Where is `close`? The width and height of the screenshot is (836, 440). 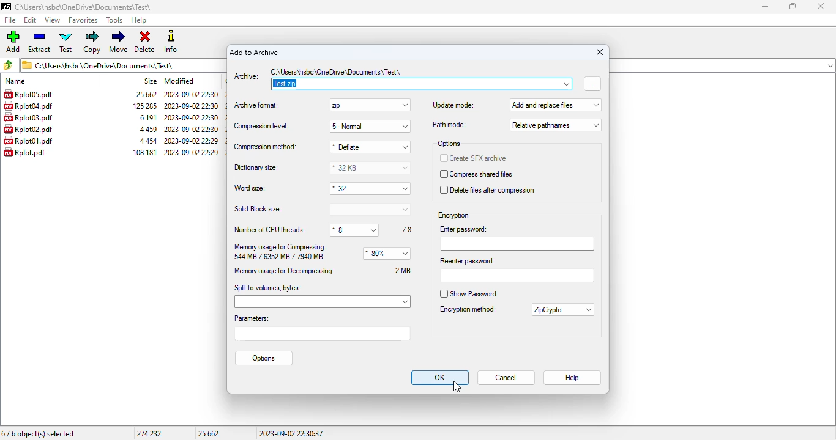 close is located at coordinates (821, 6).